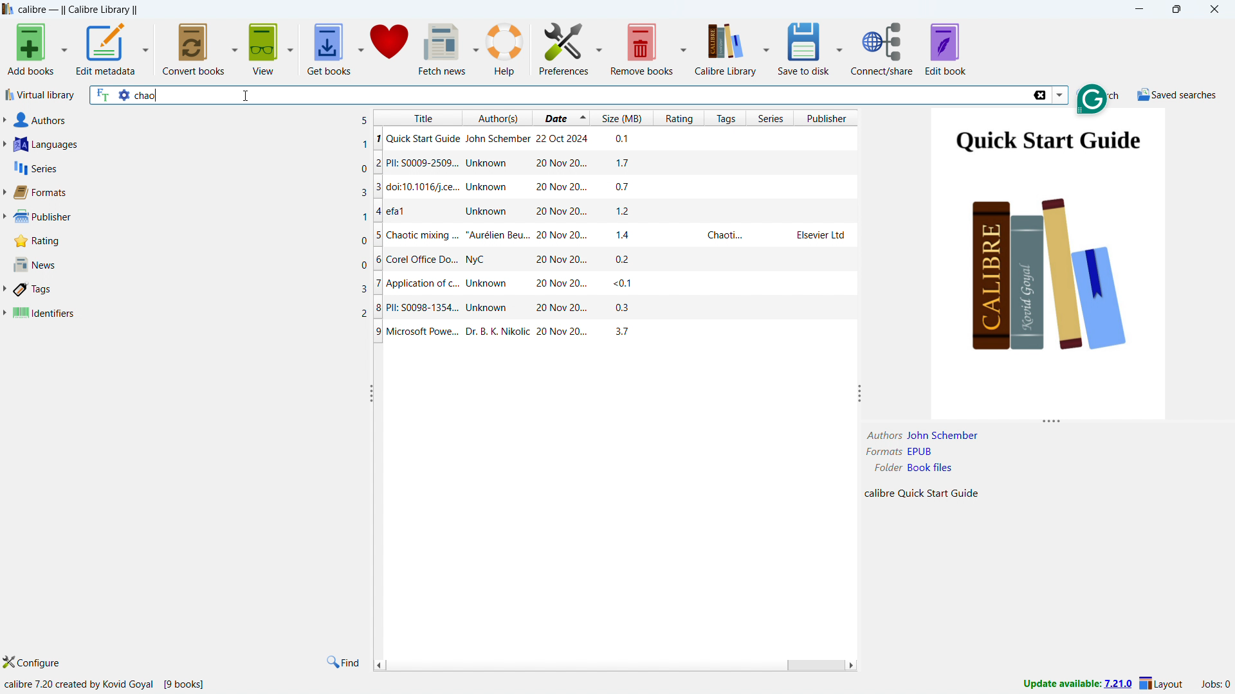  I want to click on view, so click(264, 48).